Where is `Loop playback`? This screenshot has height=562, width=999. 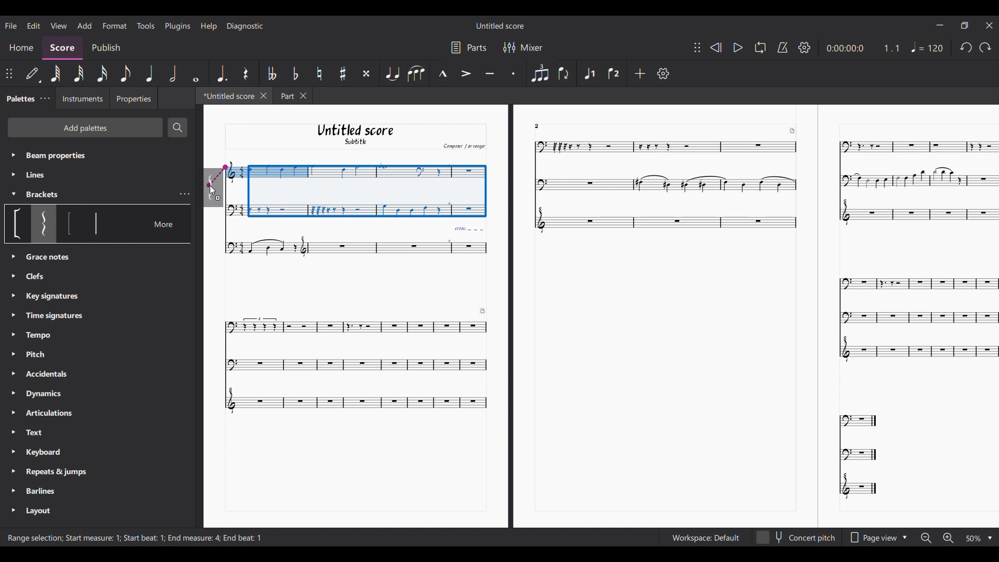 Loop playback is located at coordinates (760, 48).